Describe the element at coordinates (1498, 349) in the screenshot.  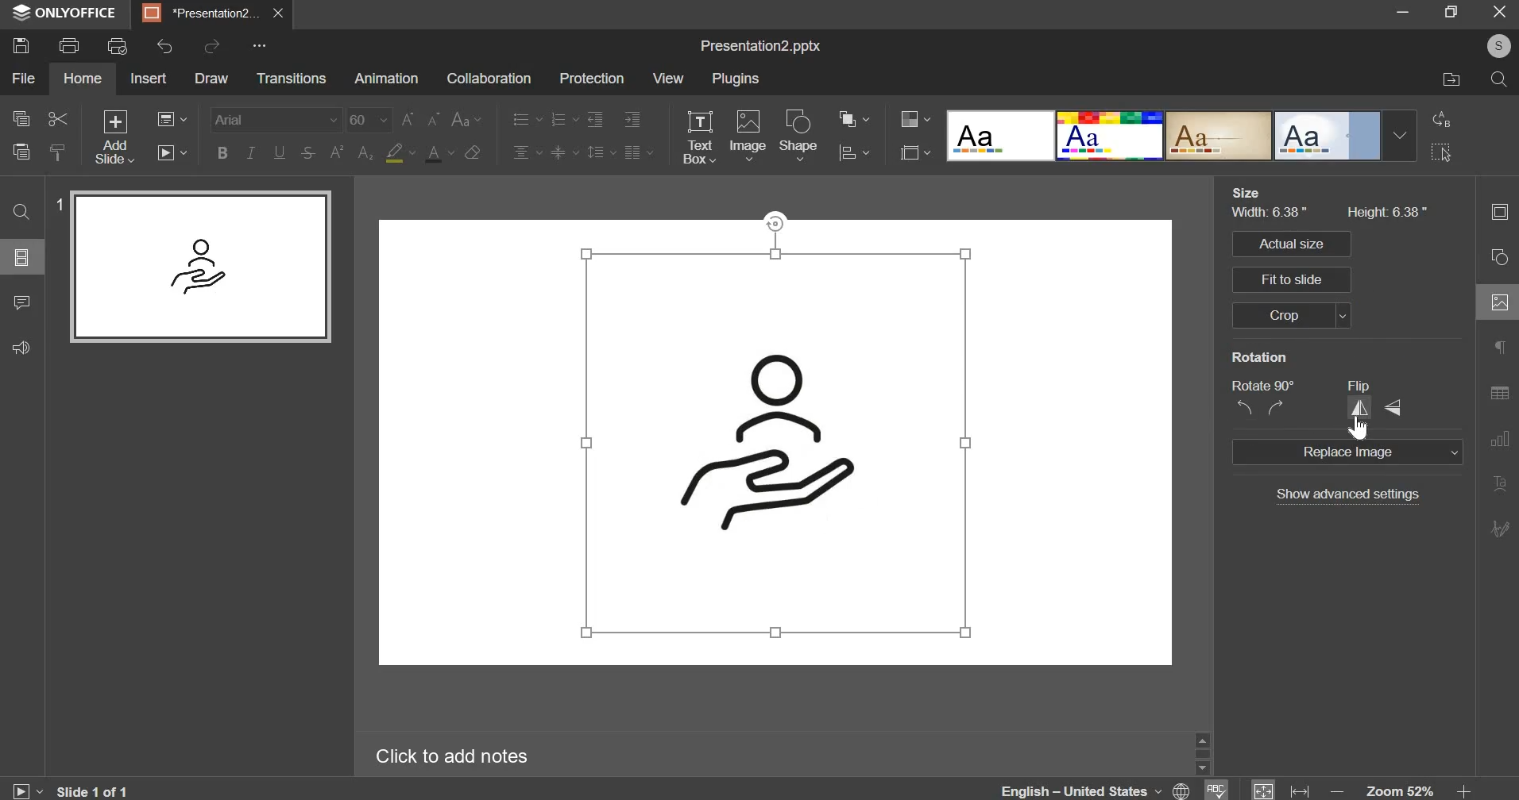
I see `paragraph settings` at that location.